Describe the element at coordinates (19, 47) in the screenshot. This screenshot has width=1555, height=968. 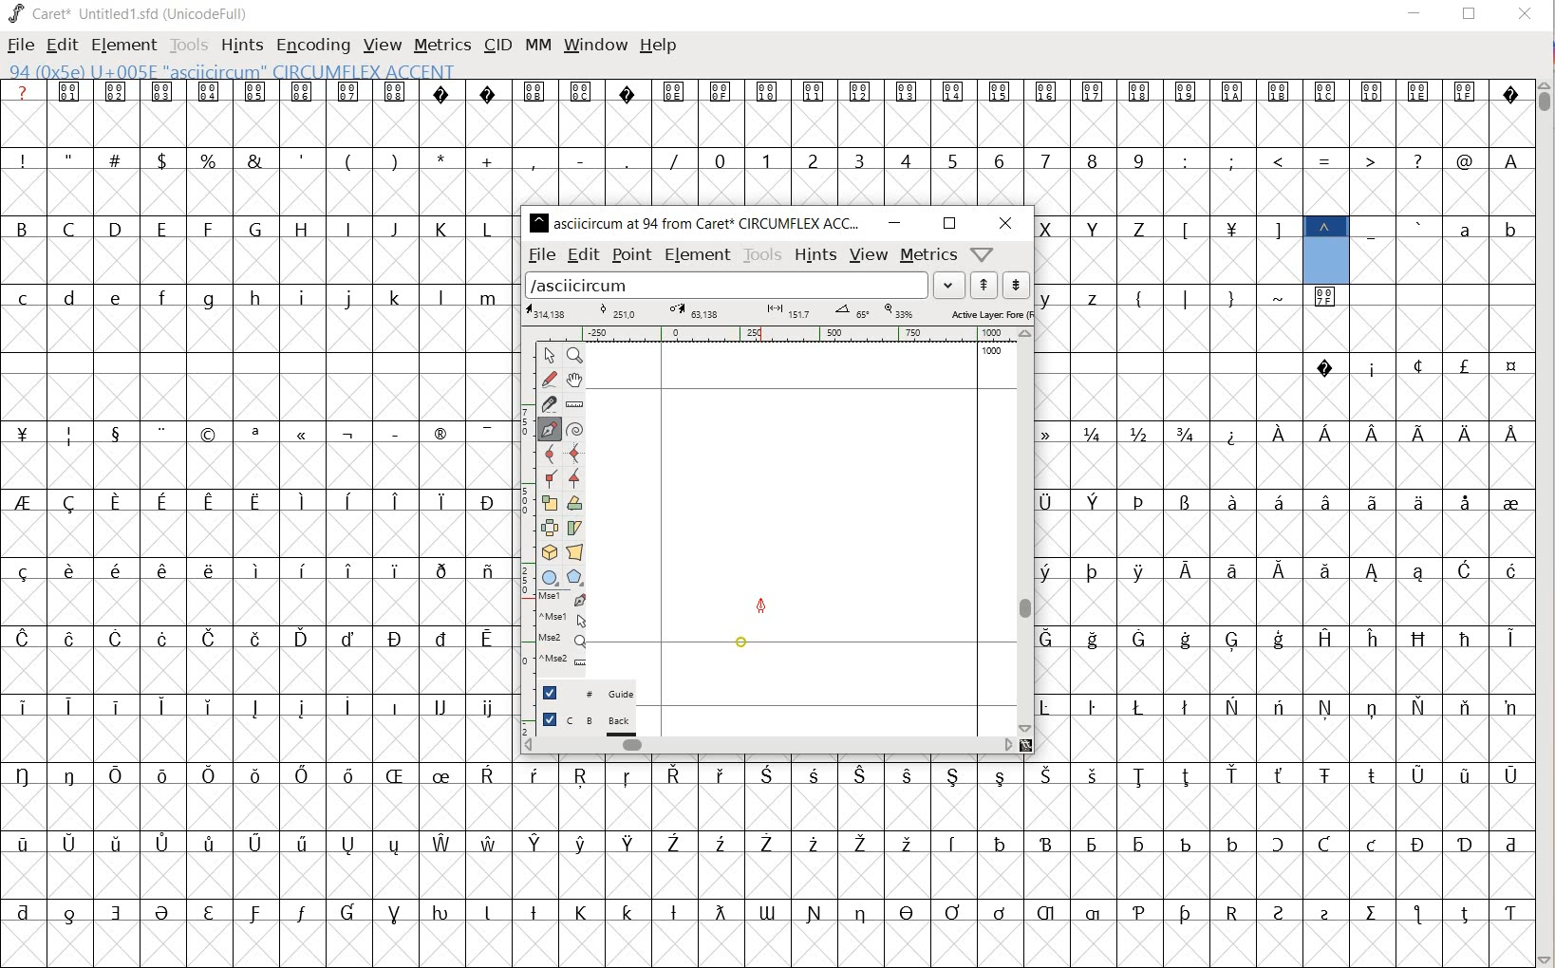
I see `FILE` at that location.